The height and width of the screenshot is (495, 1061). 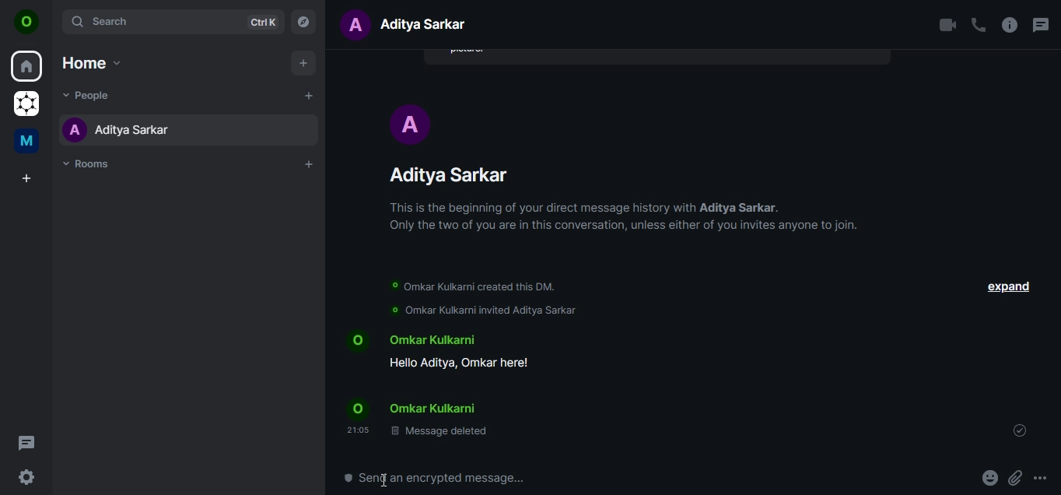 What do you see at coordinates (1042, 27) in the screenshot?
I see `threads` at bounding box center [1042, 27].